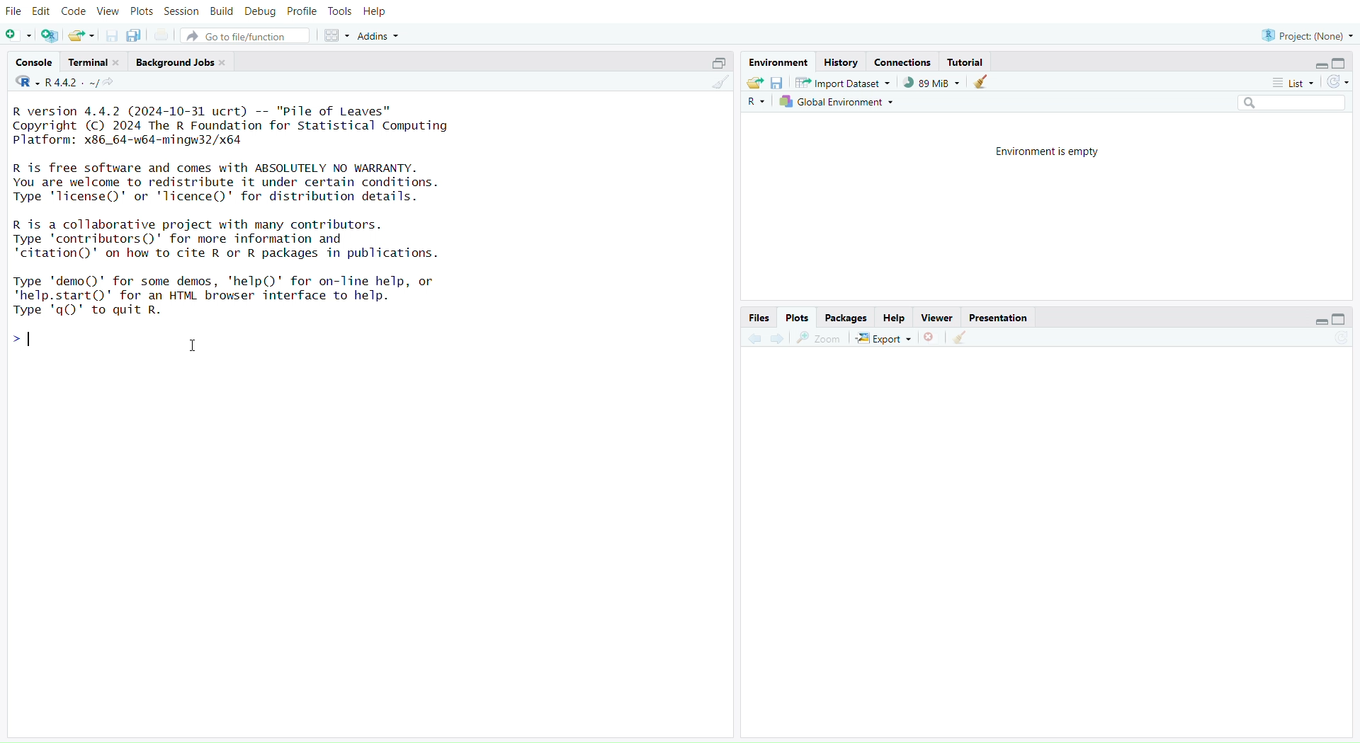  What do you see at coordinates (335, 36) in the screenshot?
I see `Workspace panes` at bounding box center [335, 36].